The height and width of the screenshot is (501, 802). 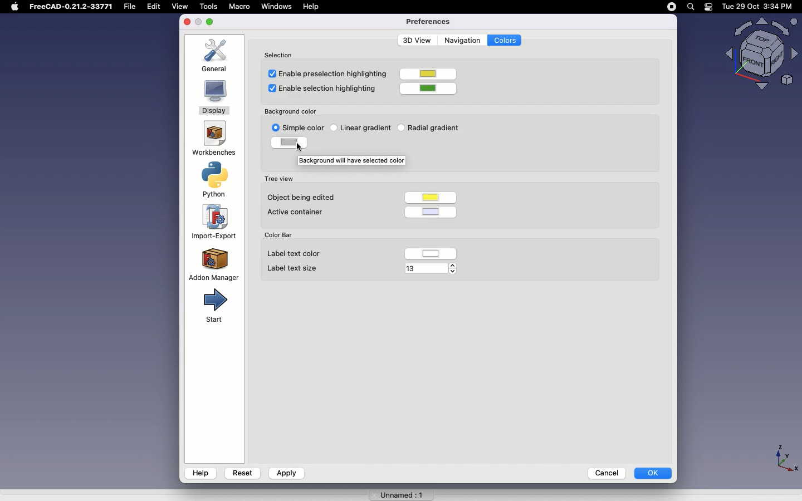 I want to click on file, so click(x=133, y=7).